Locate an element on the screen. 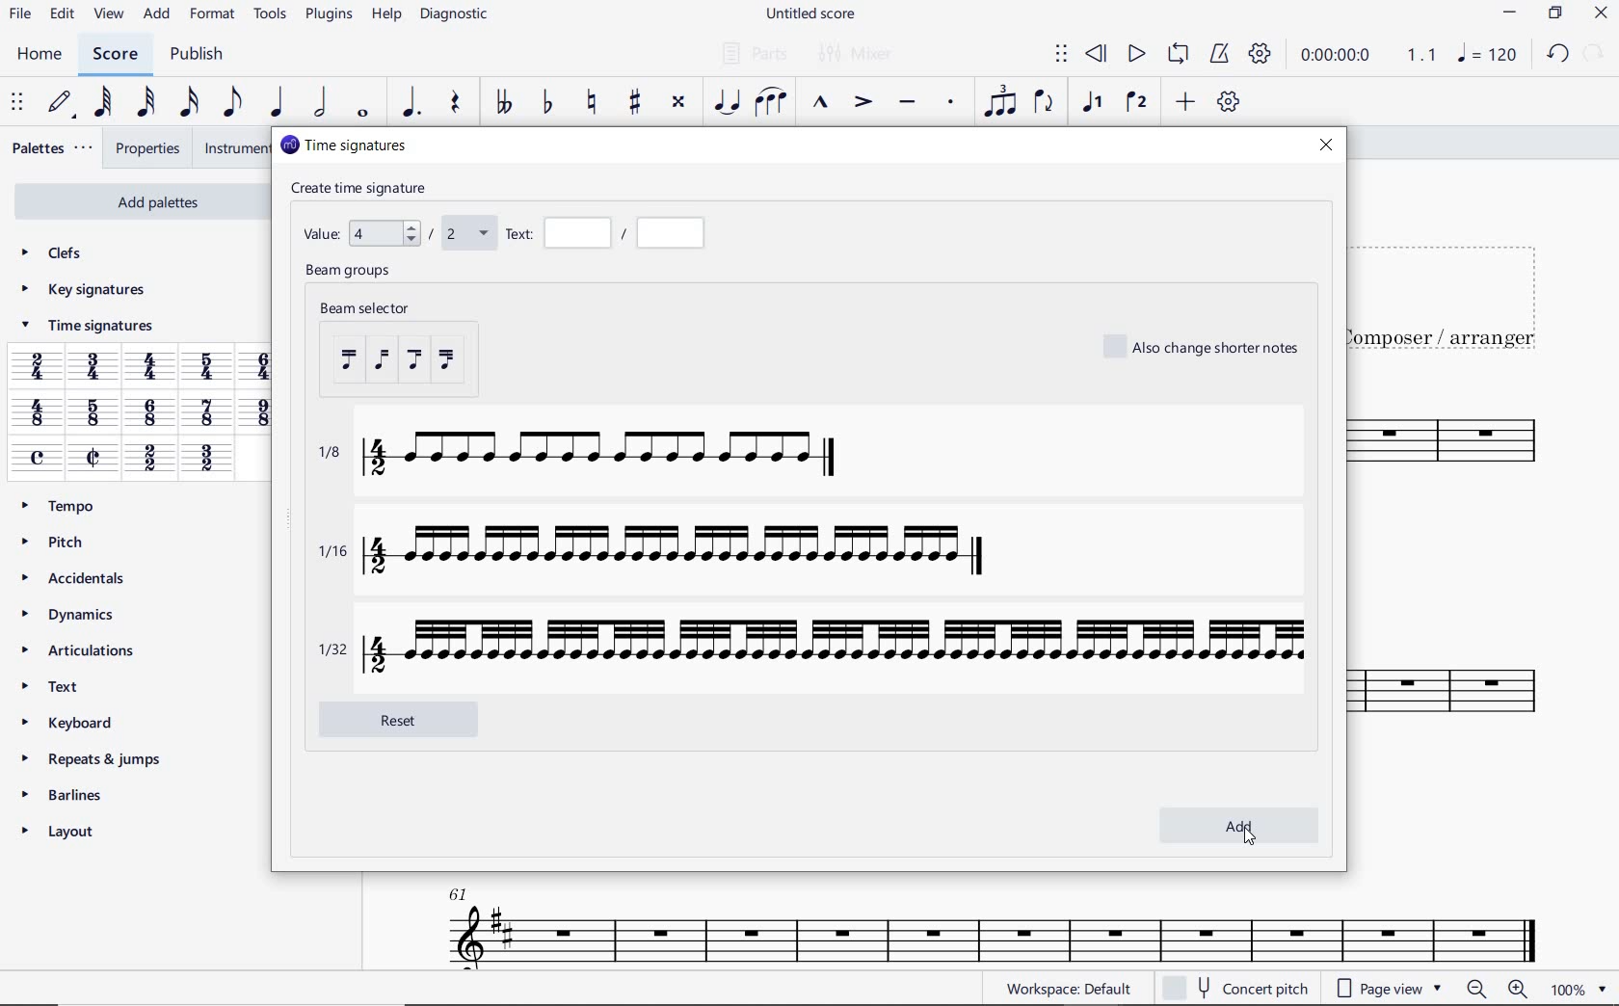  TUPLET is located at coordinates (998, 103).